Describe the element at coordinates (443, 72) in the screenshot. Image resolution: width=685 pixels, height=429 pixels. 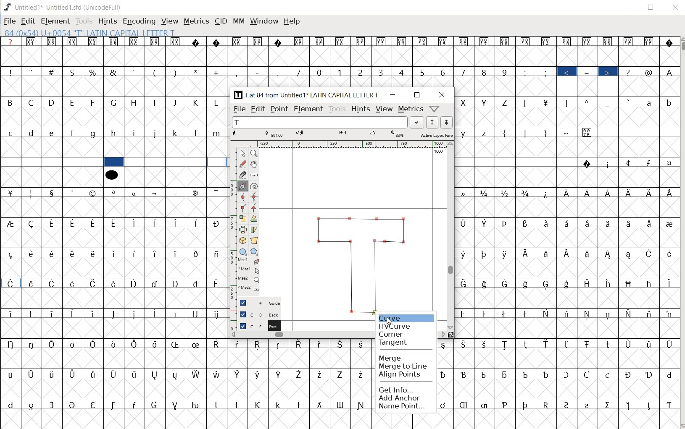
I see `6` at that location.